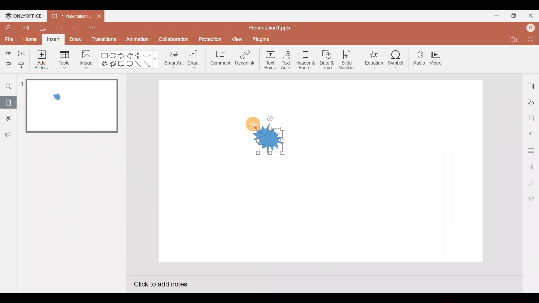 This screenshot has width=539, height=303. What do you see at coordinates (113, 66) in the screenshot?
I see `Explosion 2` at bounding box center [113, 66].